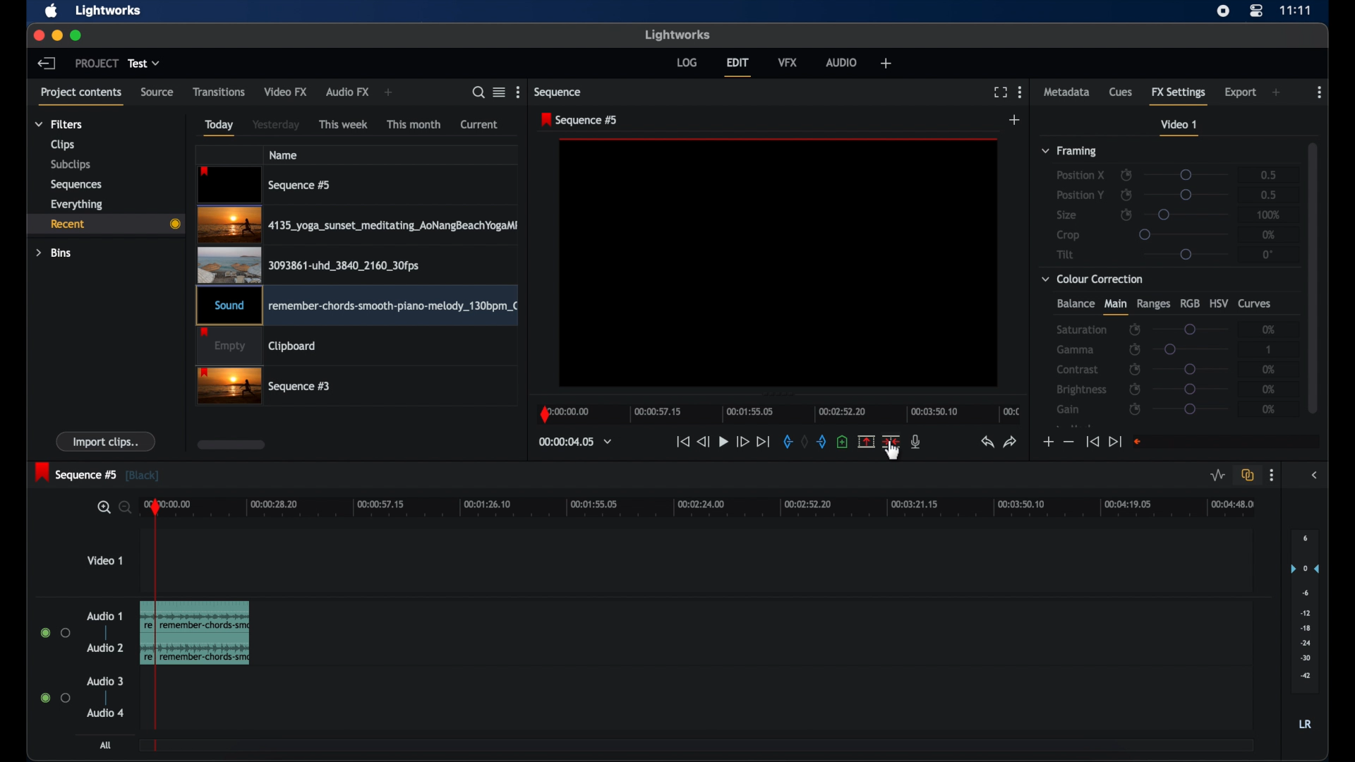 The width and height of the screenshot is (1355, 762). I want to click on project contents, so click(82, 97).